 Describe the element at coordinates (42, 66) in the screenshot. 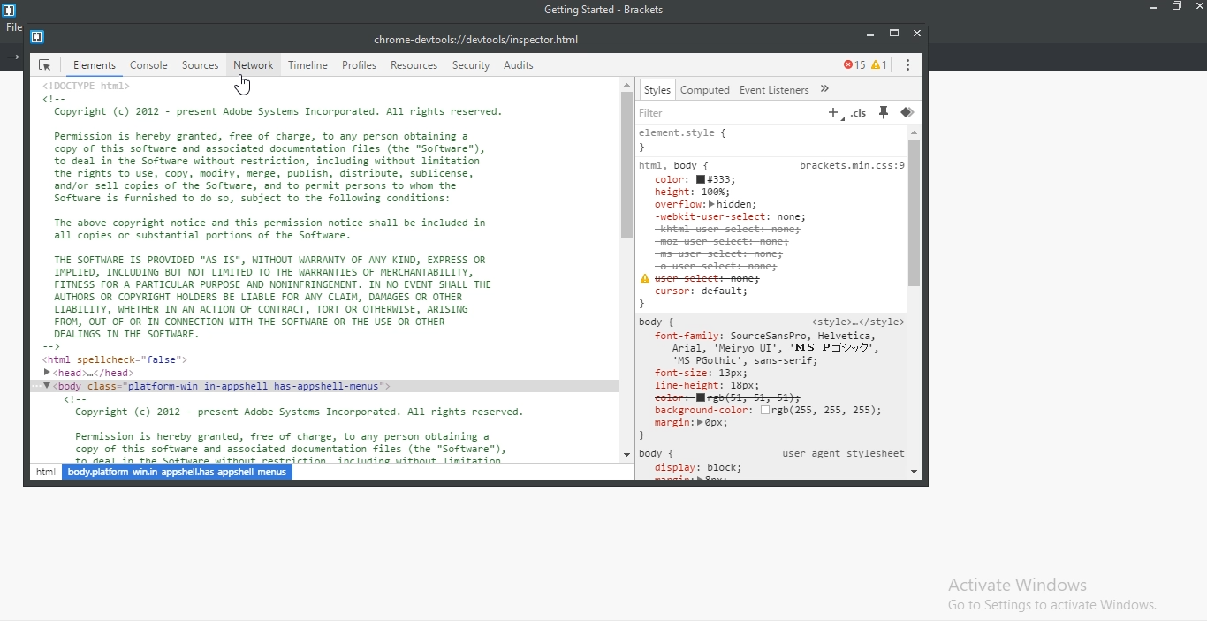

I see `icon` at that location.